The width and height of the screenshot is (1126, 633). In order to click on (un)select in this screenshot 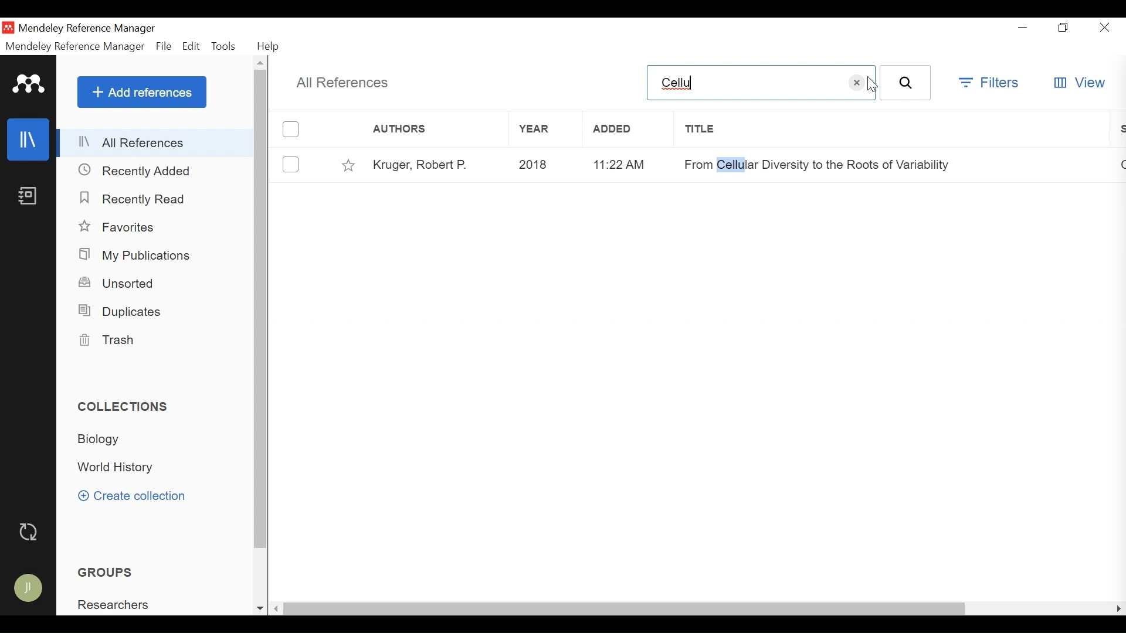, I will do `click(291, 130)`.